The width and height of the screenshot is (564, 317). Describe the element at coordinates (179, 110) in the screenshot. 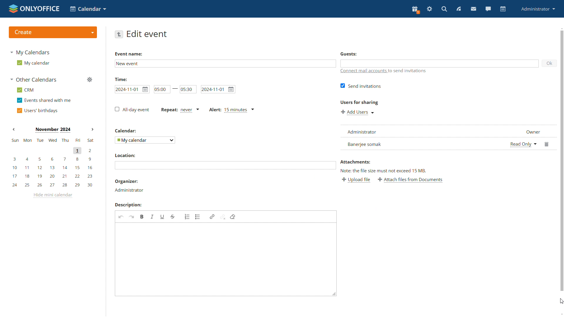

I see `event repetetition` at that location.